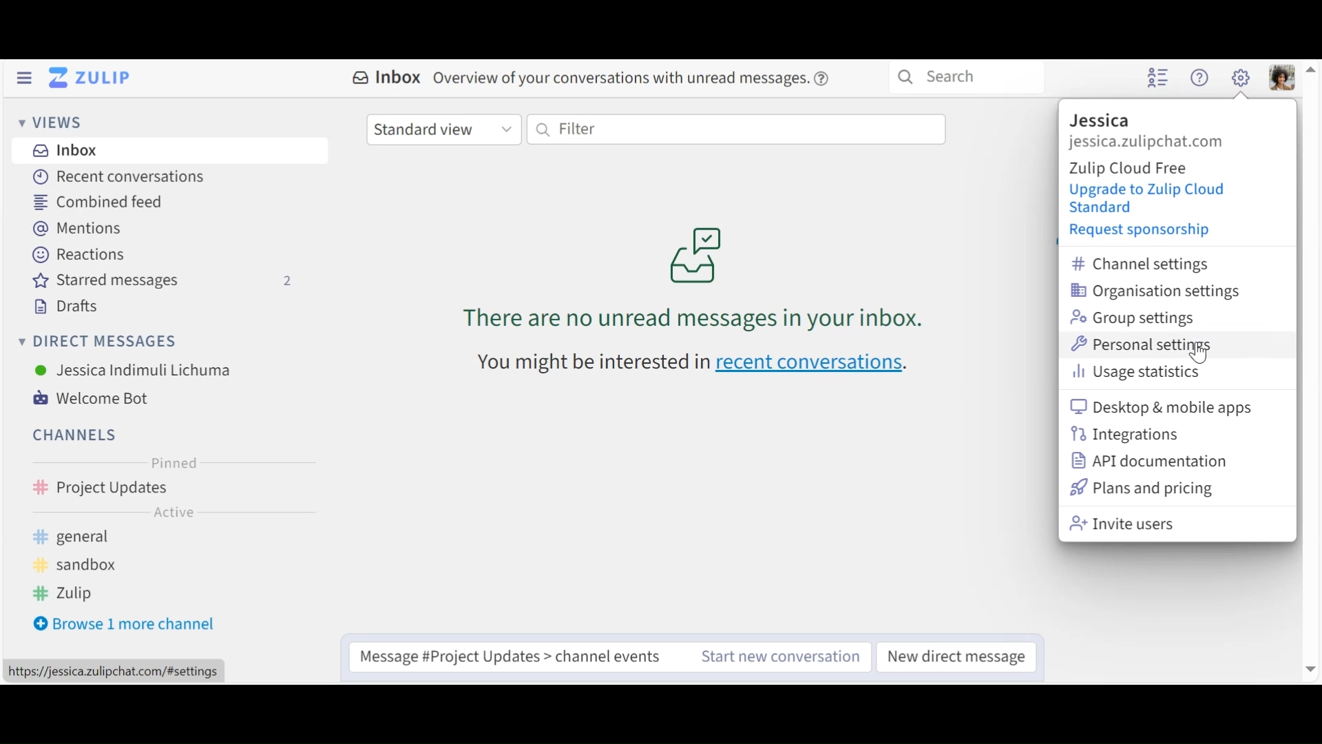  What do you see at coordinates (1155, 292) in the screenshot?
I see `Organisation settings` at bounding box center [1155, 292].